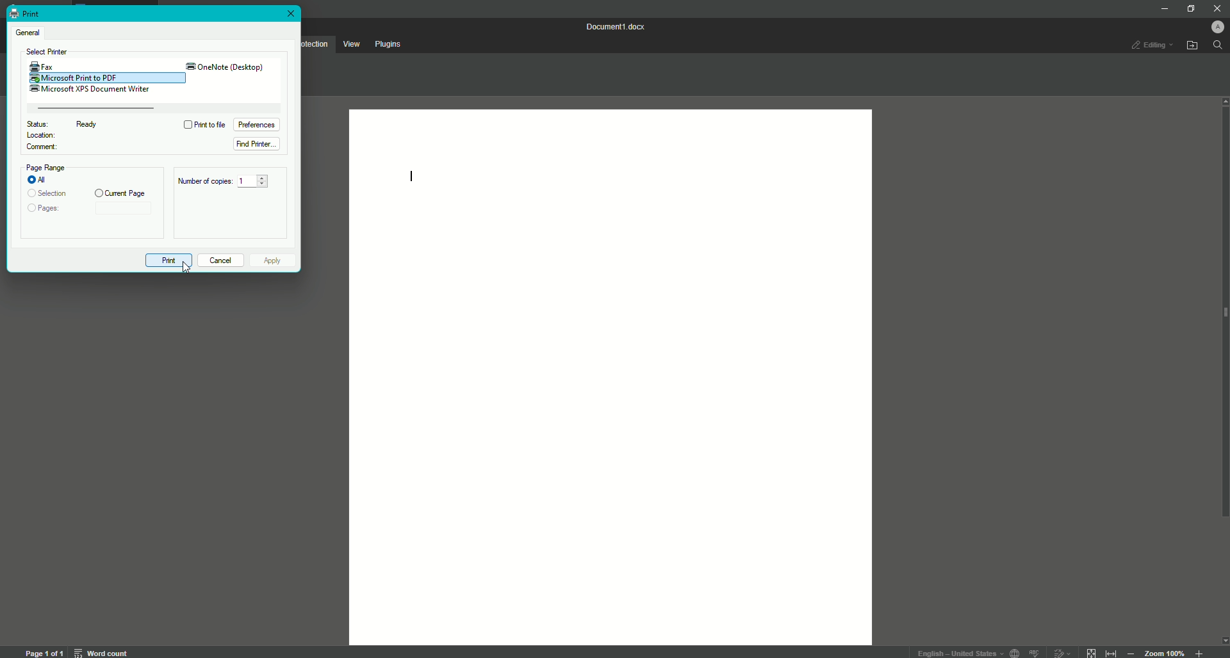 This screenshot has width=1230, height=658. I want to click on Plugins, so click(390, 44).